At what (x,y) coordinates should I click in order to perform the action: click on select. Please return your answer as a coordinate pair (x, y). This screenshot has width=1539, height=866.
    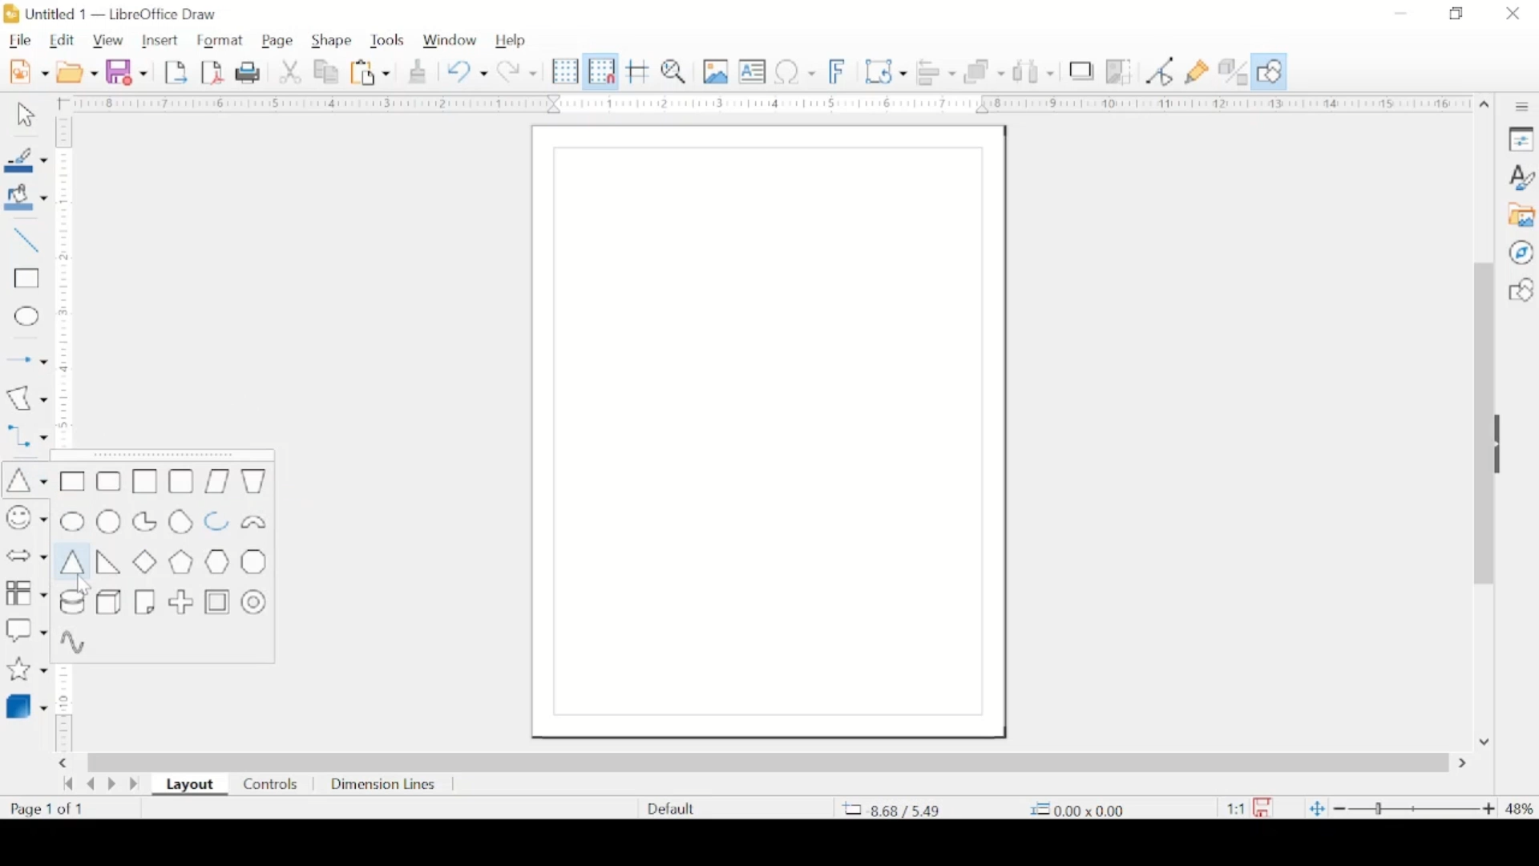
    Looking at the image, I should click on (26, 118).